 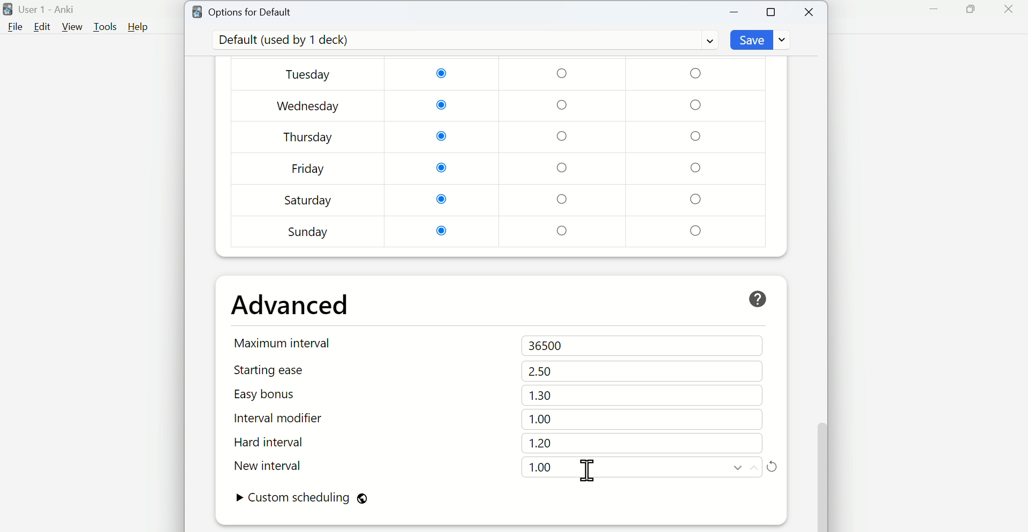 What do you see at coordinates (308, 137) in the screenshot?
I see `Thursday` at bounding box center [308, 137].